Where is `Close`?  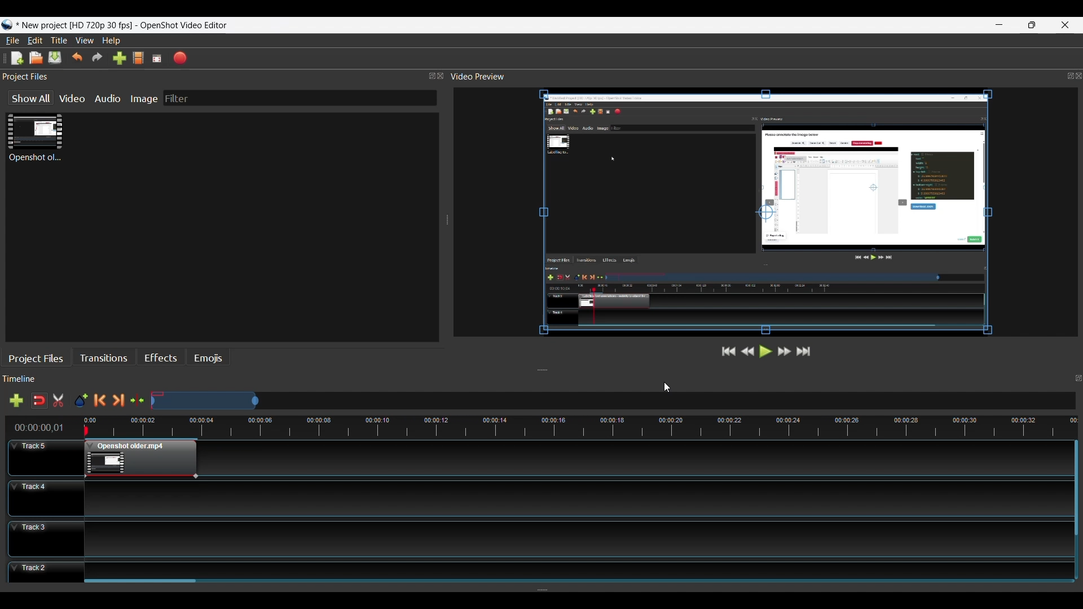 Close is located at coordinates (1065, 25).